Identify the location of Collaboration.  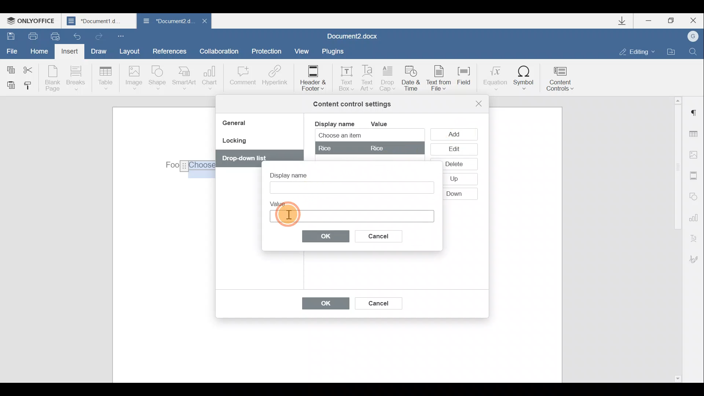
(222, 51).